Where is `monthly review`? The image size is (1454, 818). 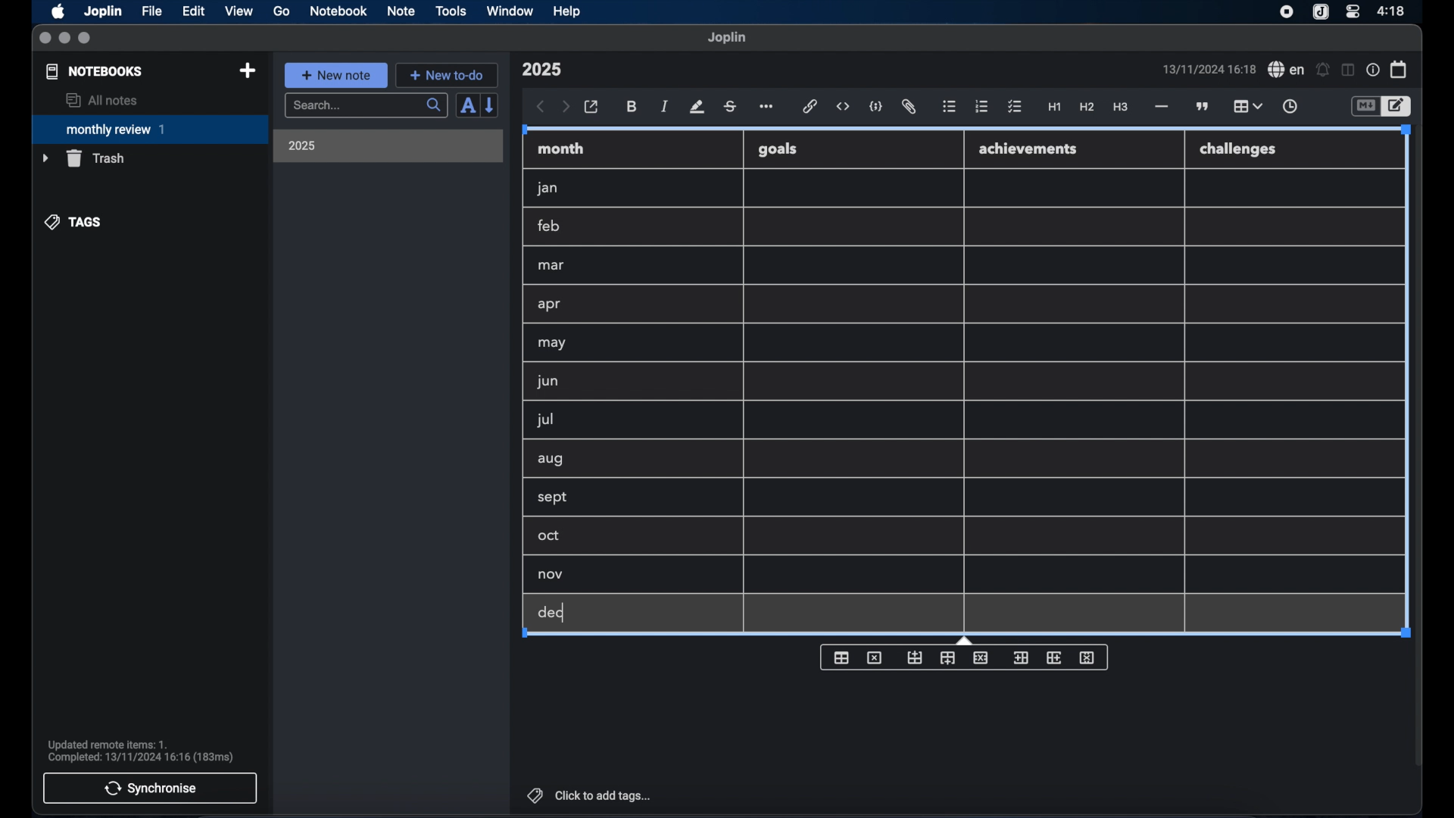
monthly review is located at coordinates (150, 128).